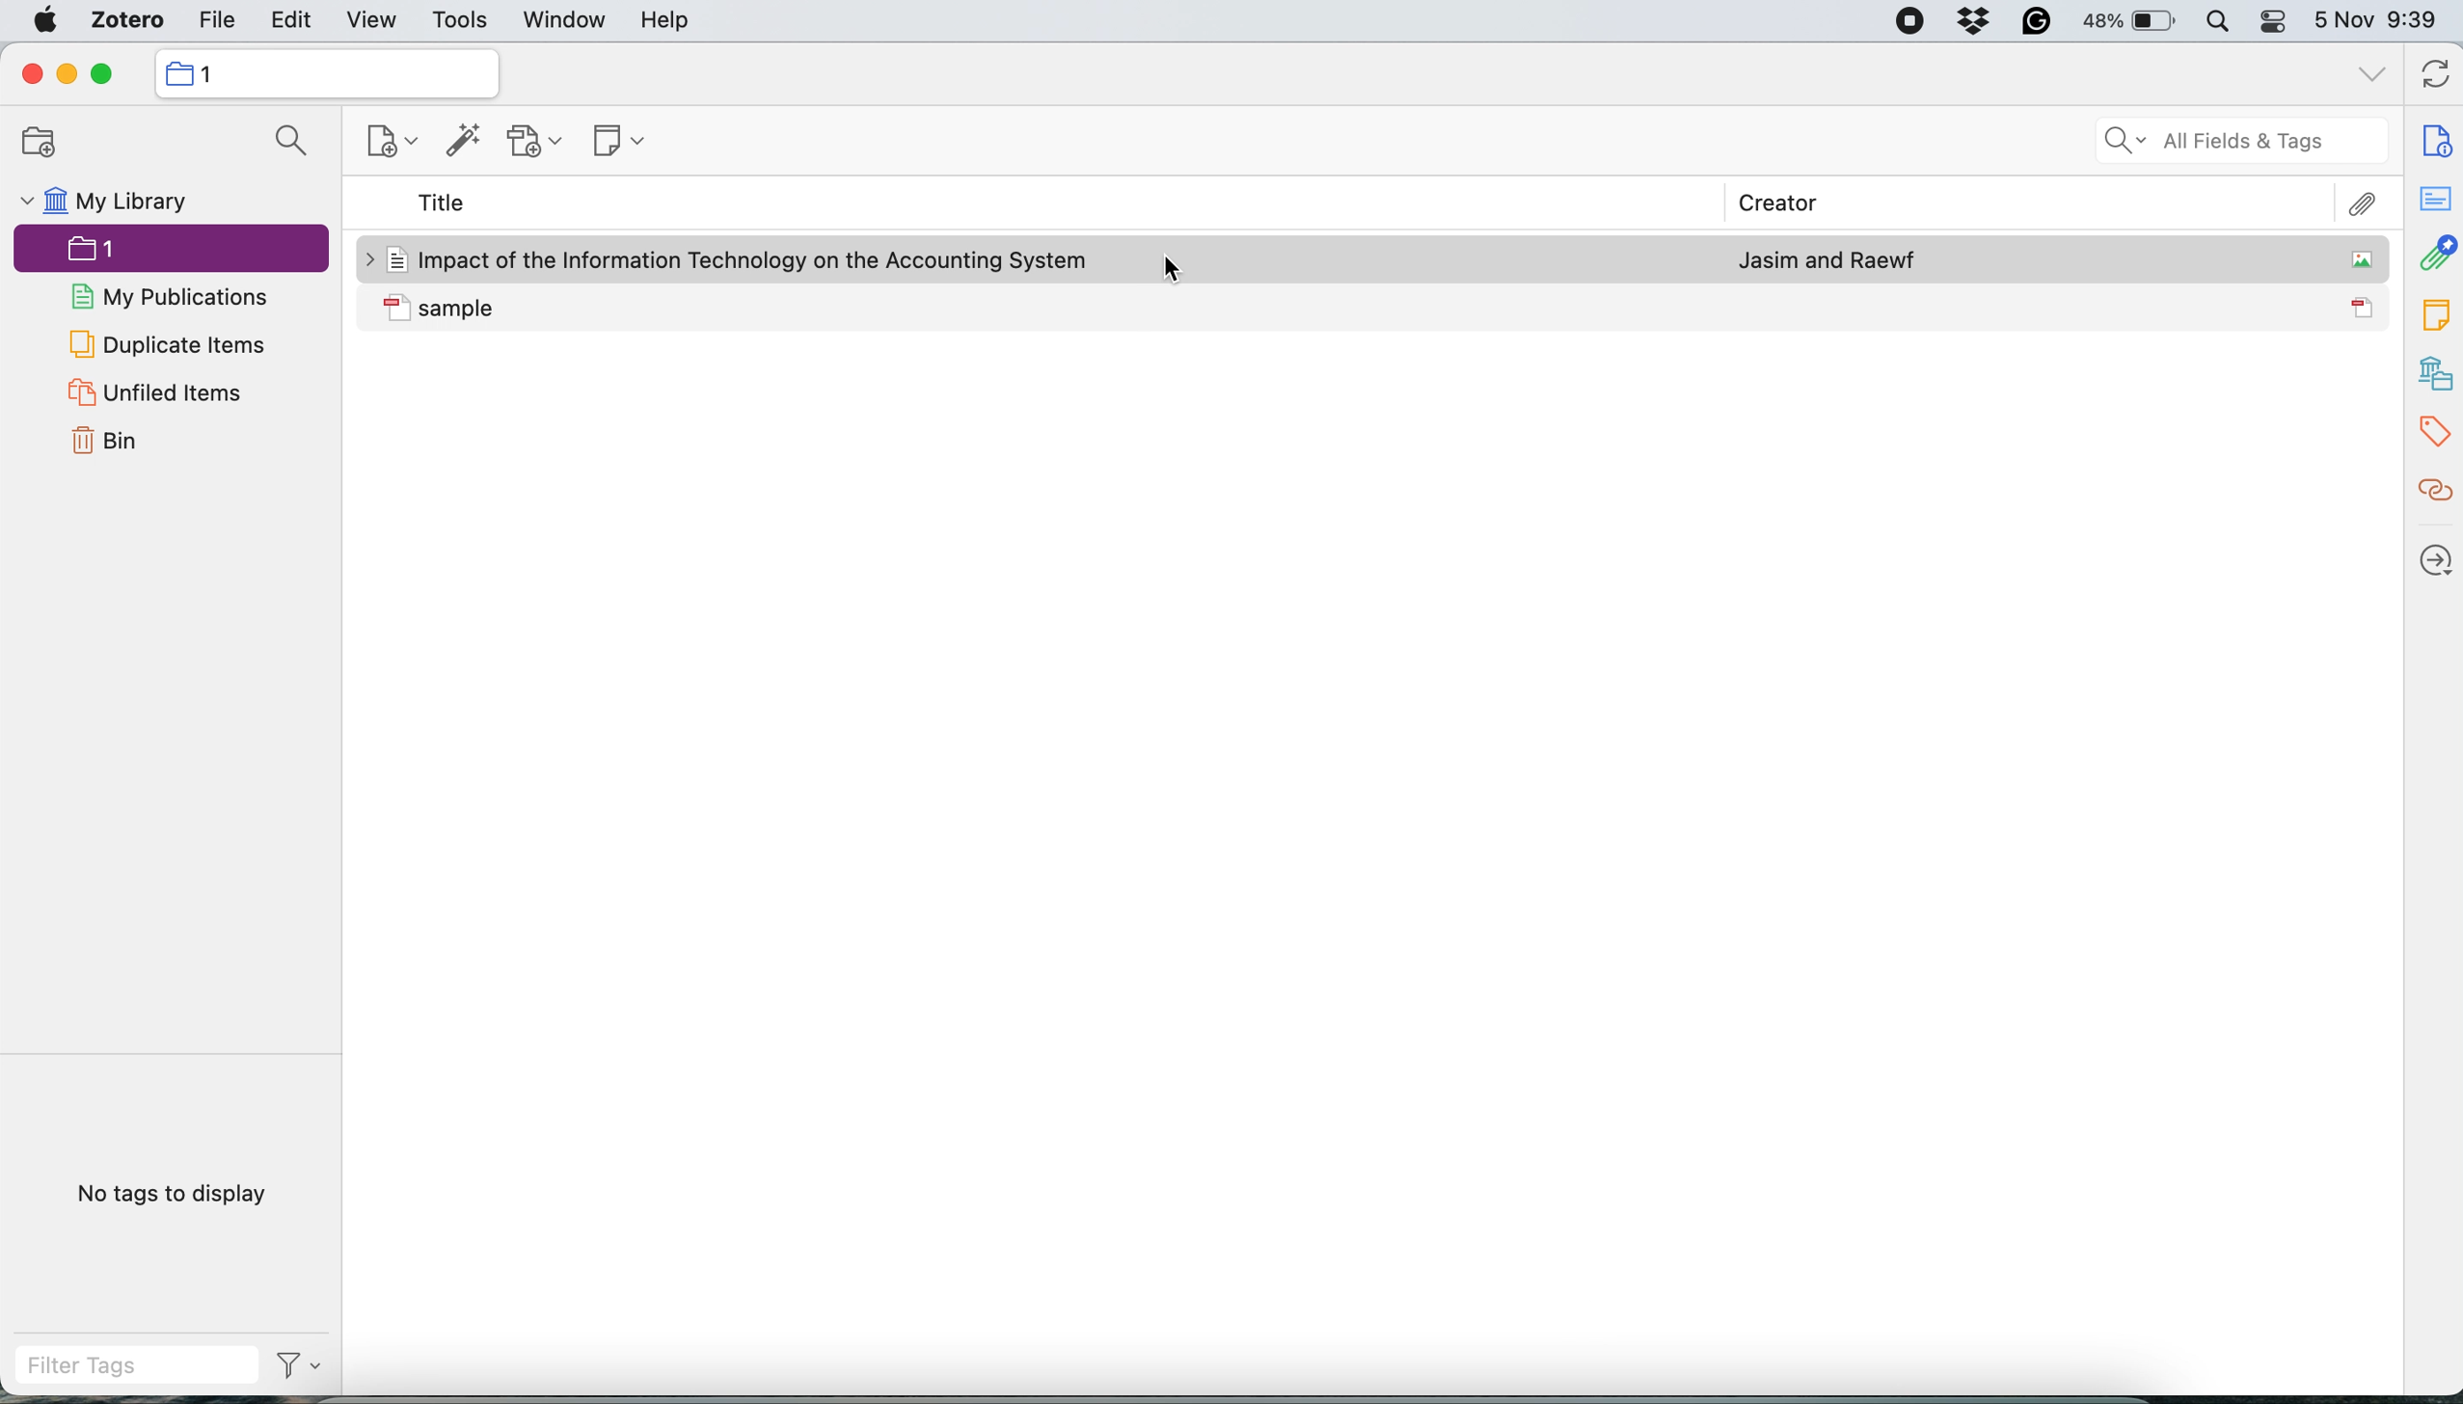 The height and width of the screenshot is (1404, 2463). I want to click on 5 Nov 9:39, so click(2379, 19).